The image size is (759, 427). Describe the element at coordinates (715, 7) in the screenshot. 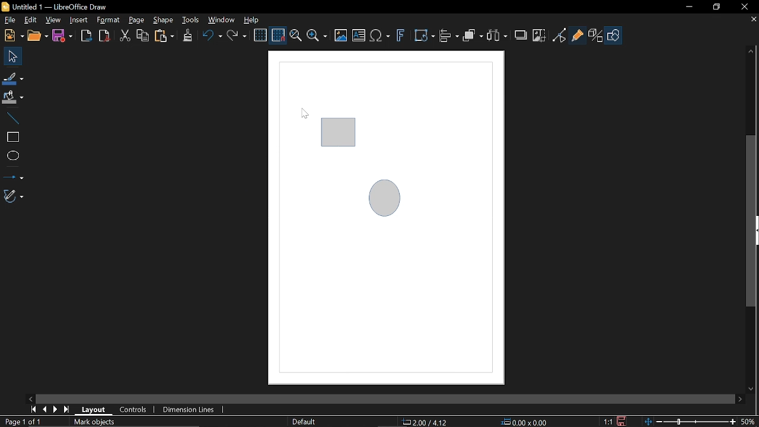

I see `Restore down` at that location.